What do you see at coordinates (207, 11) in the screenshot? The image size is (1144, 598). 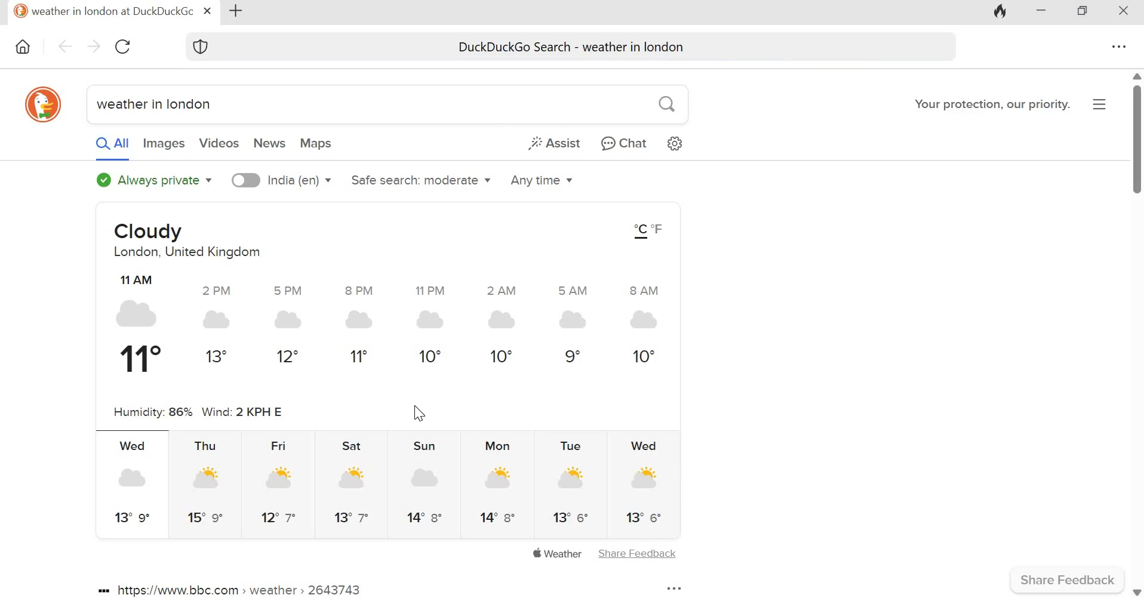 I see `Close tab` at bounding box center [207, 11].